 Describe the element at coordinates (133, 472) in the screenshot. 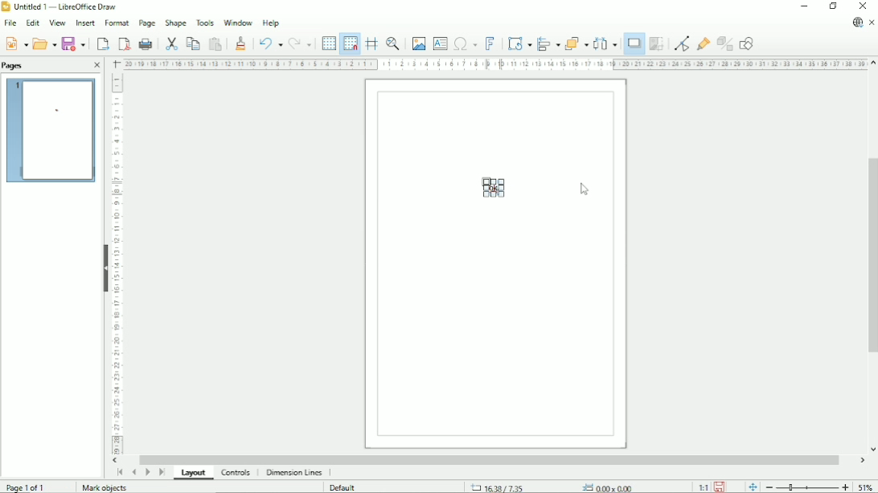

I see `Scroll to previous page` at that location.